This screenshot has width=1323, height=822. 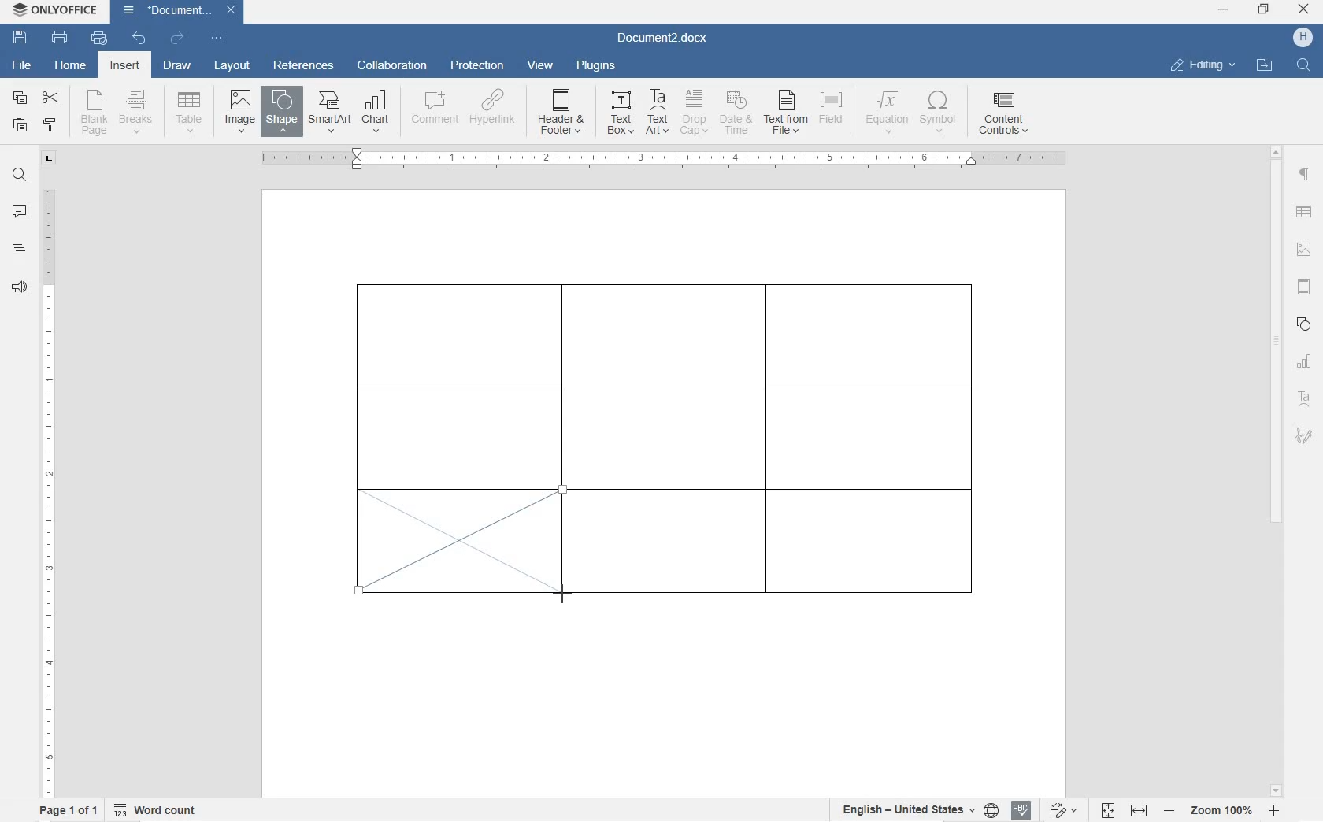 I want to click on file, so click(x=24, y=67).